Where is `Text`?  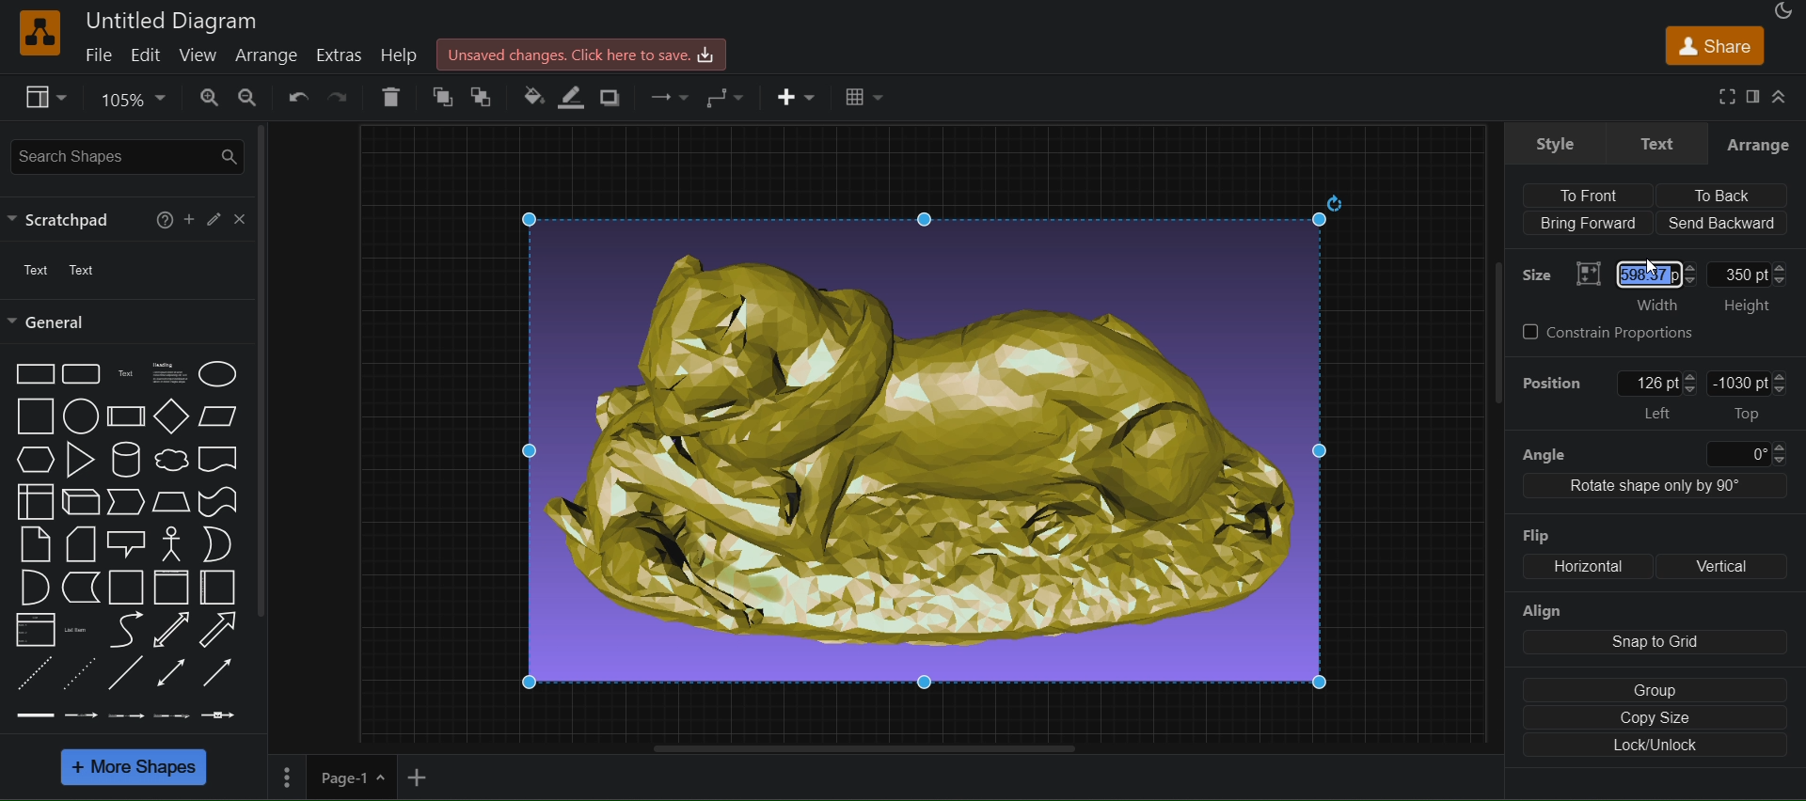
Text is located at coordinates (88, 270).